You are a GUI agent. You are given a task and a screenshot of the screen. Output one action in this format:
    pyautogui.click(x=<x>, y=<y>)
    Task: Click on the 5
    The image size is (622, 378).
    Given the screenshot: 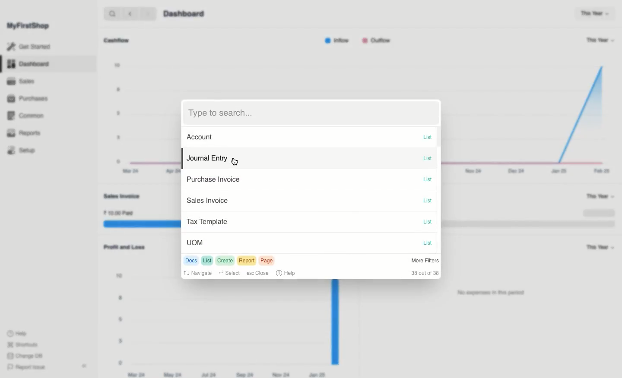 What is the action you would take?
    pyautogui.click(x=118, y=112)
    